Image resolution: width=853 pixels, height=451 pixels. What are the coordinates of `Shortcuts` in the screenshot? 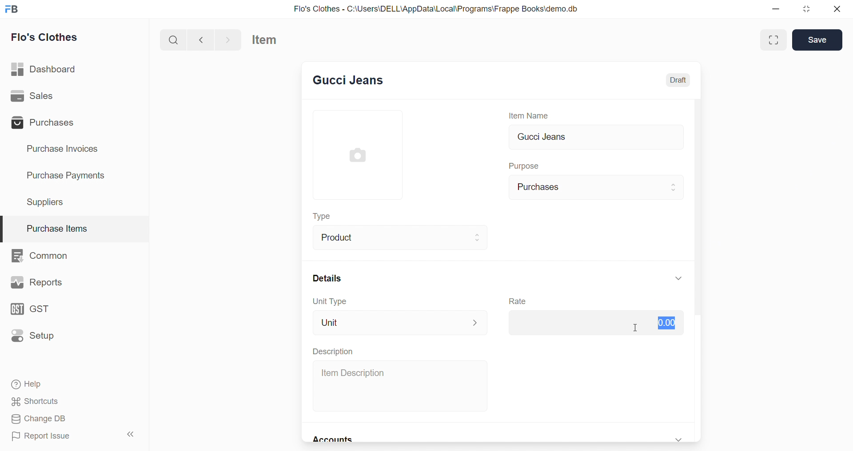 It's located at (72, 401).